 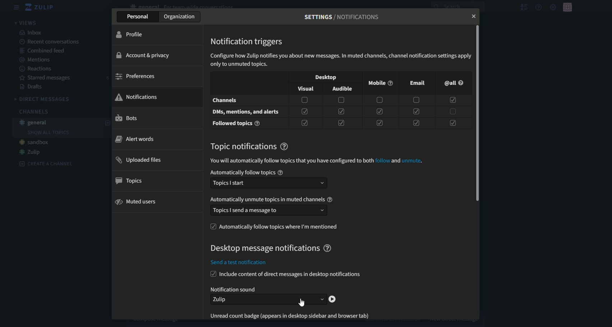 What do you see at coordinates (37, 60) in the screenshot?
I see `mentions` at bounding box center [37, 60].